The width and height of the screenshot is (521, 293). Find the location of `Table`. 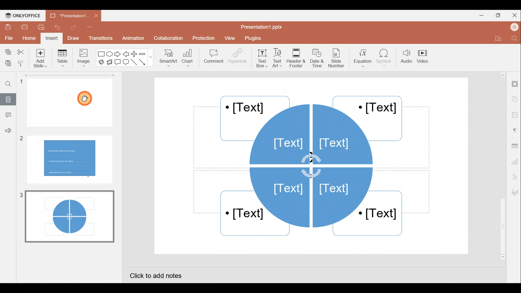

Table is located at coordinates (62, 59).